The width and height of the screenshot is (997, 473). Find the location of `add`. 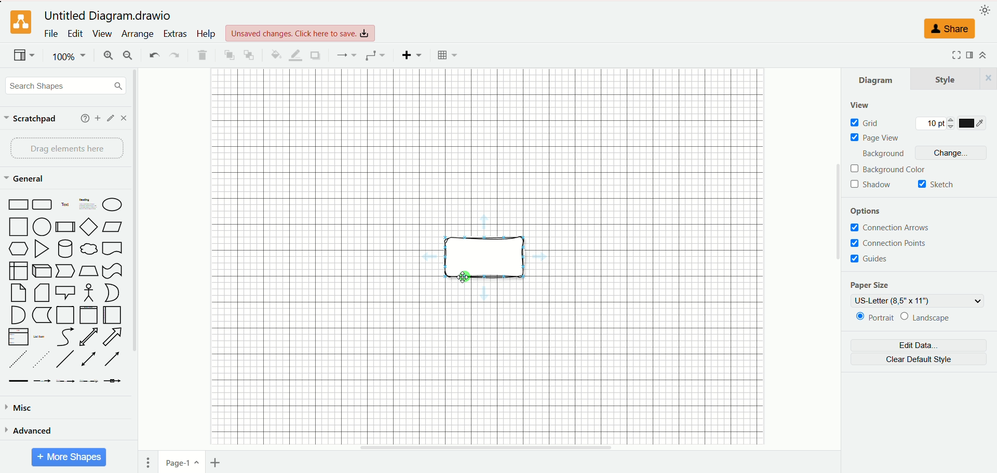

add is located at coordinates (98, 118).